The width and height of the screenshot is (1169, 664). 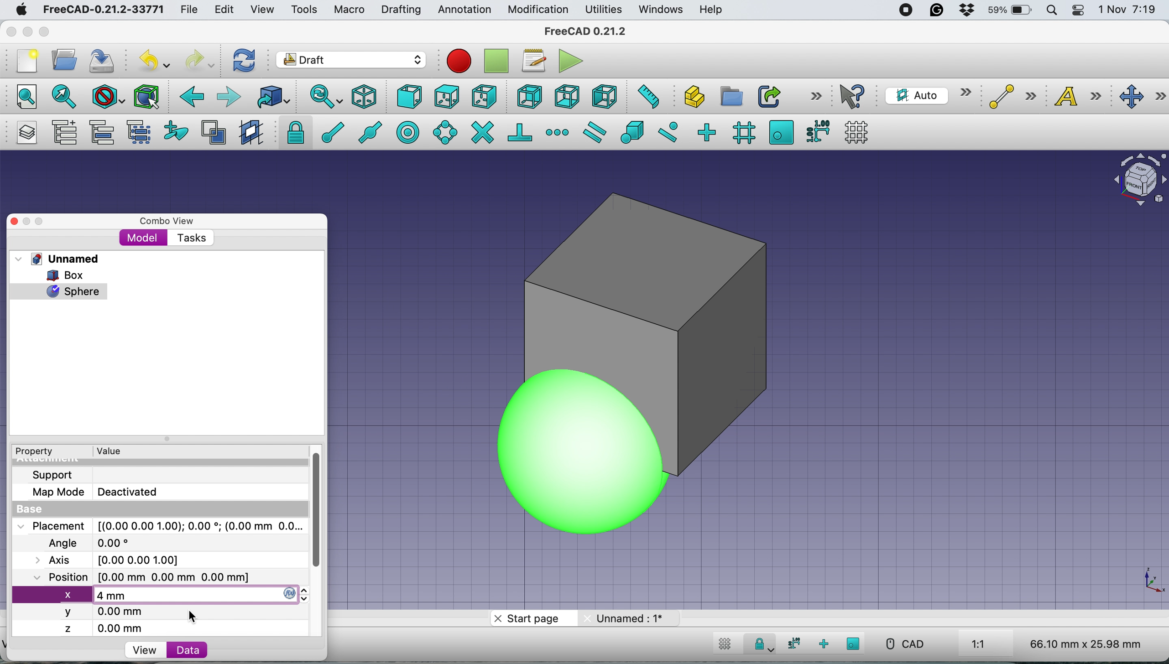 What do you see at coordinates (273, 97) in the screenshot?
I see `go to linked object` at bounding box center [273, 97].